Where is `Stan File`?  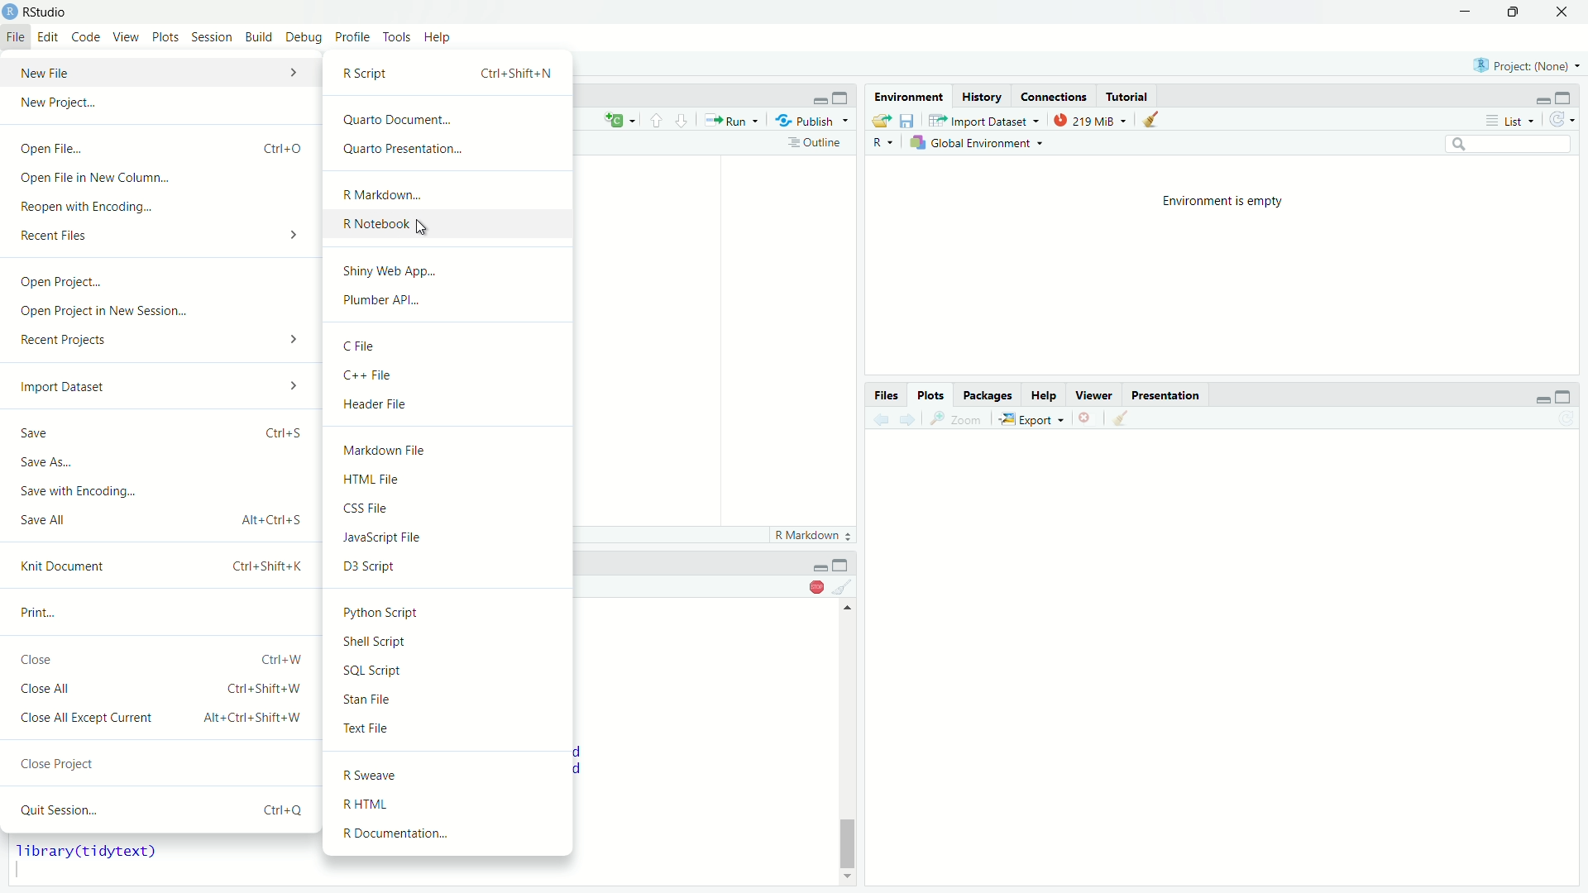
Stan File is located at coordinates (448, 698).